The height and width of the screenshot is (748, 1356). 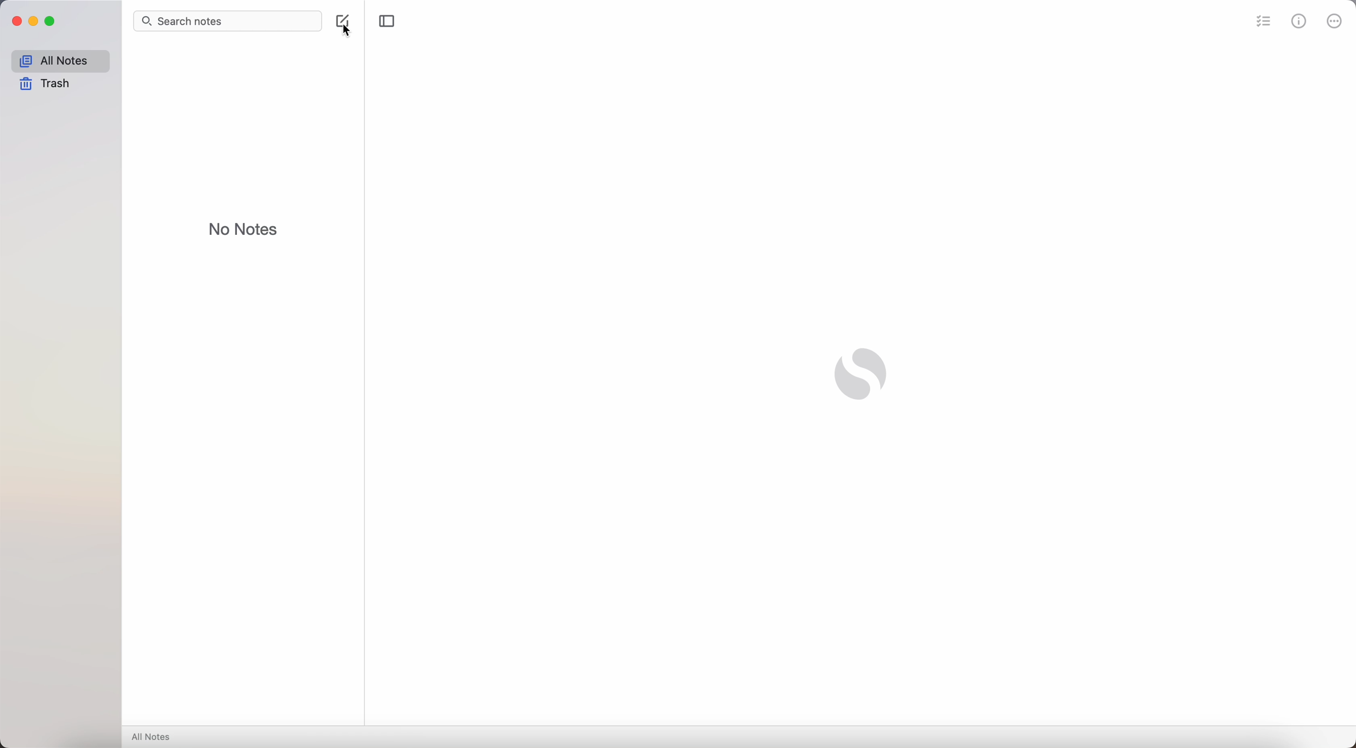 What do you see at coordinates (387, 21) in the screenshot?
I see `toggle sidebar` at bounding box center [387, 21].